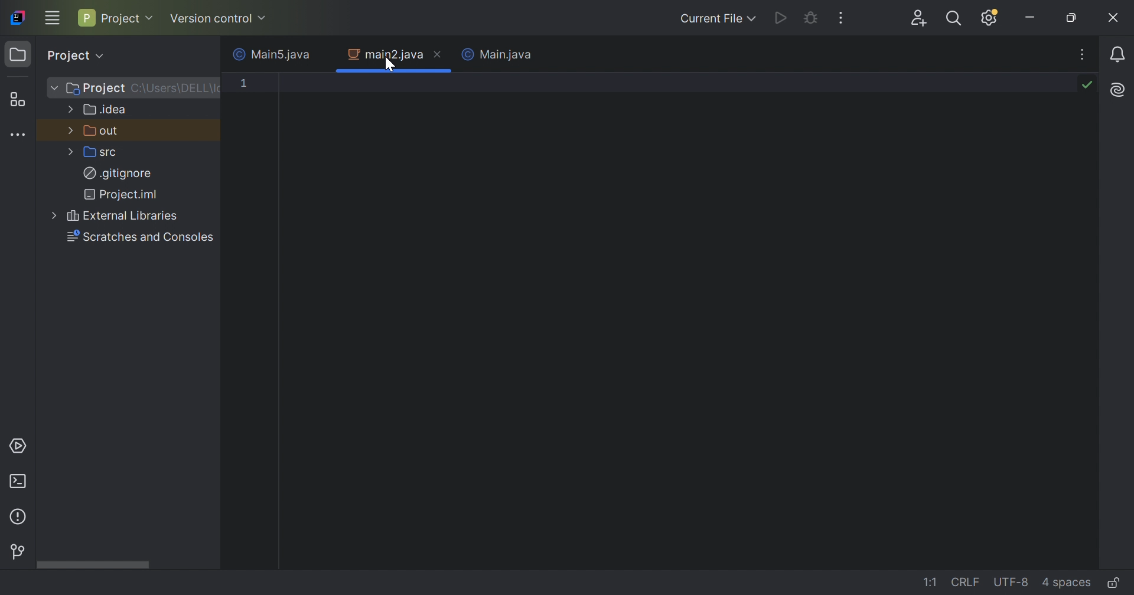  I want to click on src, so click(102, 154).